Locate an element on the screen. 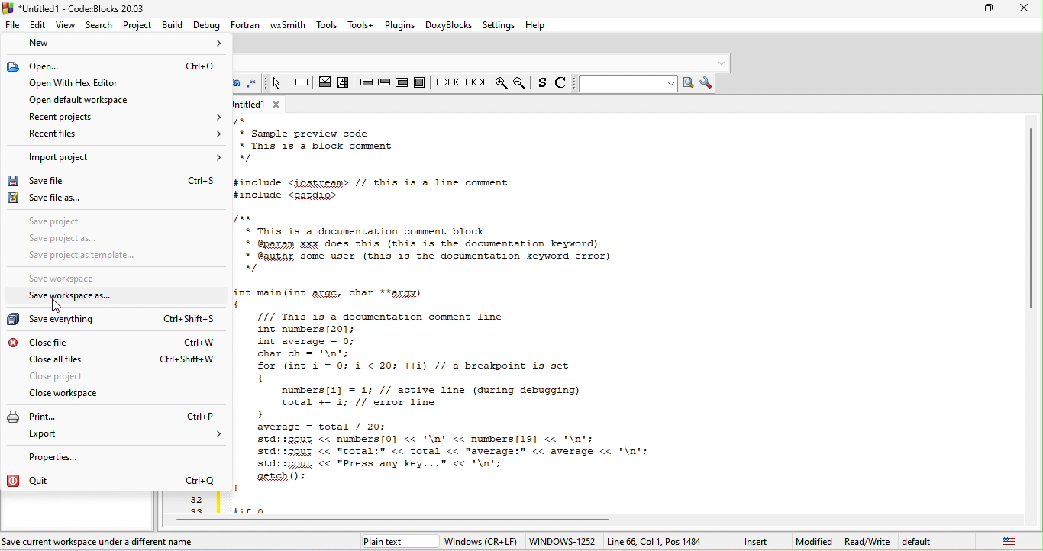 The image size is (1043, 551). search to text is located at coordinates (625, 85).